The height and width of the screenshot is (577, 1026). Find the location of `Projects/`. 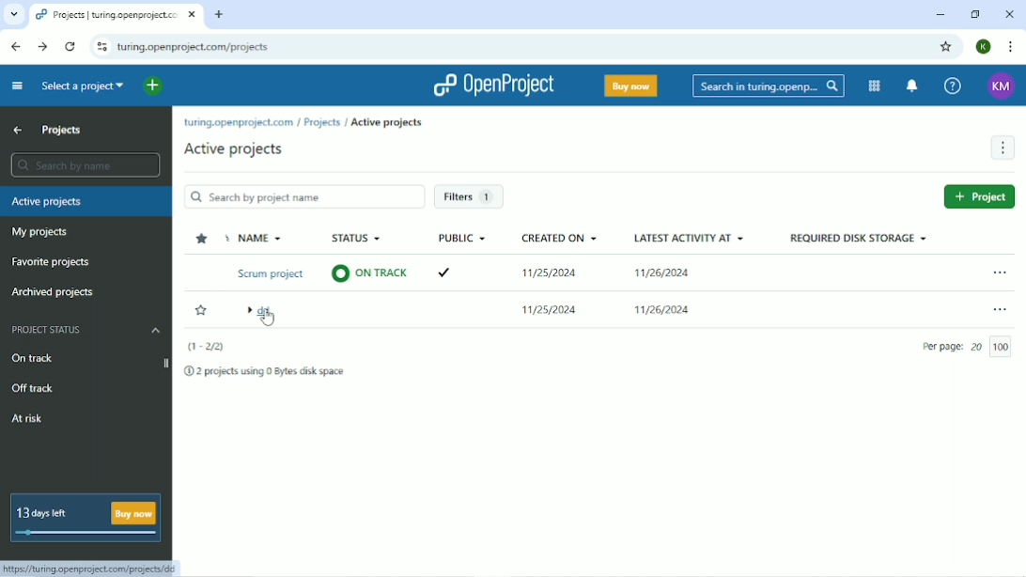

Projects/ is located at coordinates (323, 123).